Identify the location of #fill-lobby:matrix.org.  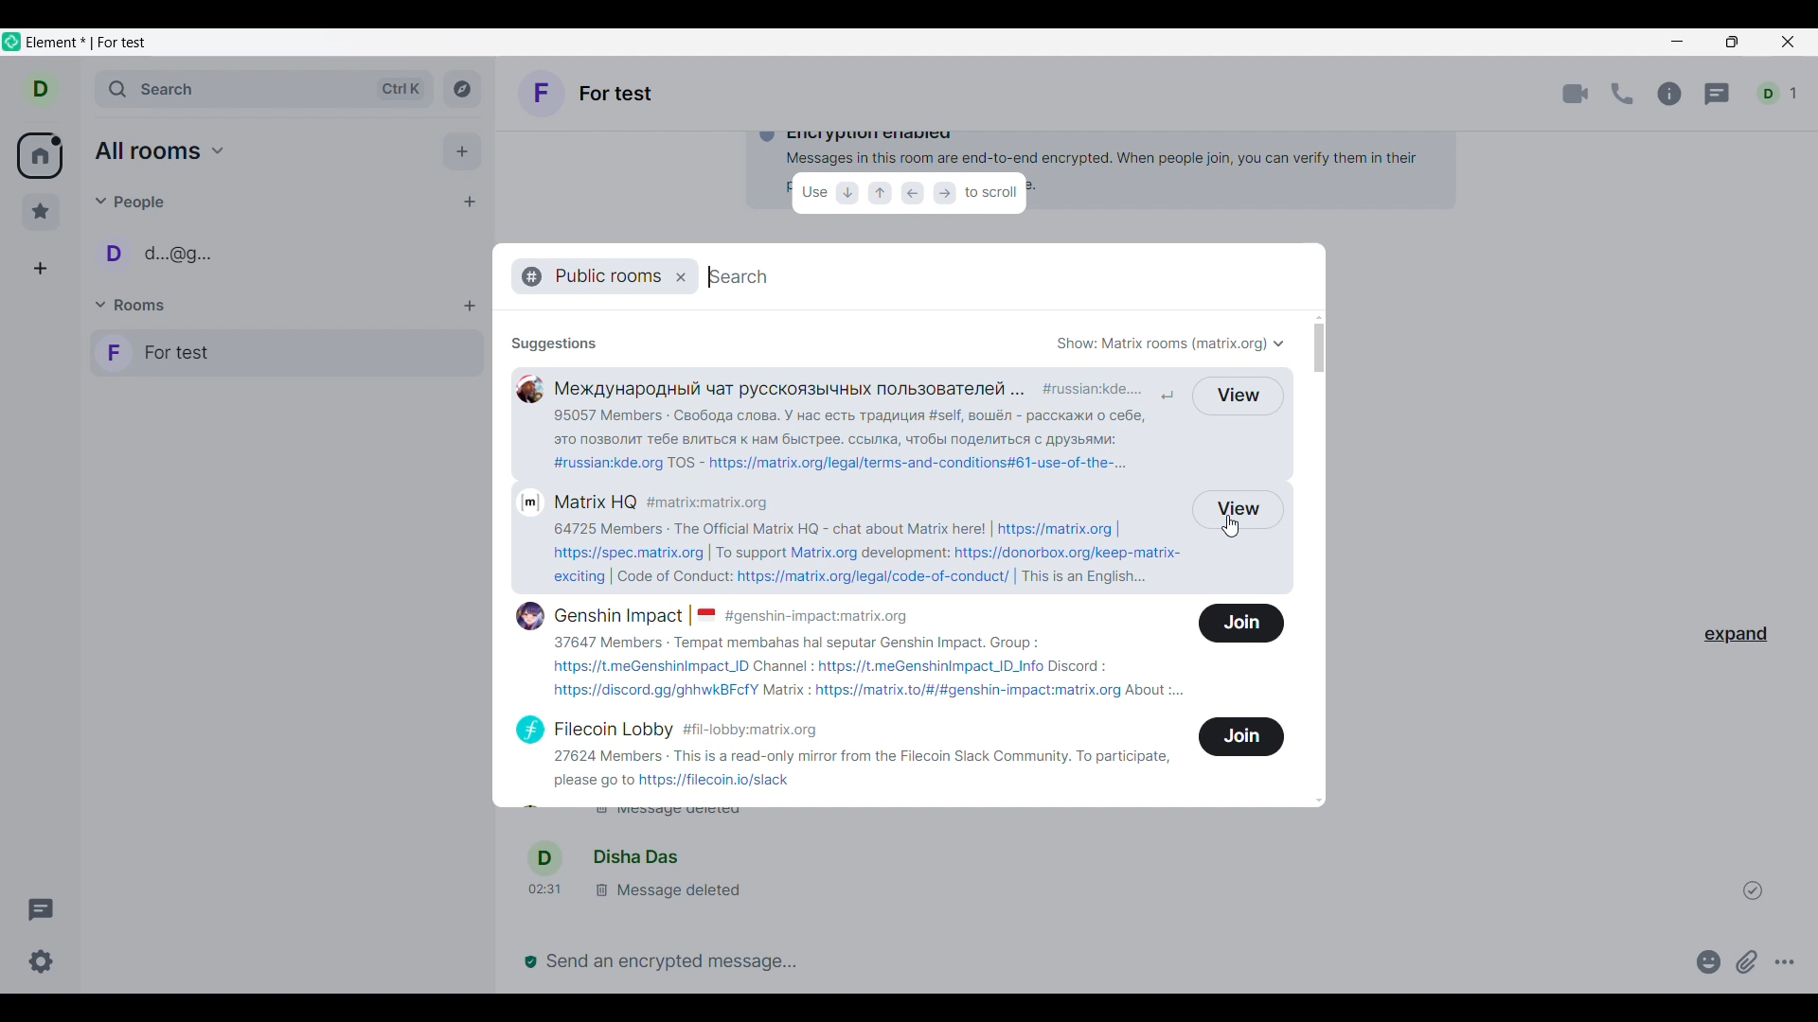
(758, 730).